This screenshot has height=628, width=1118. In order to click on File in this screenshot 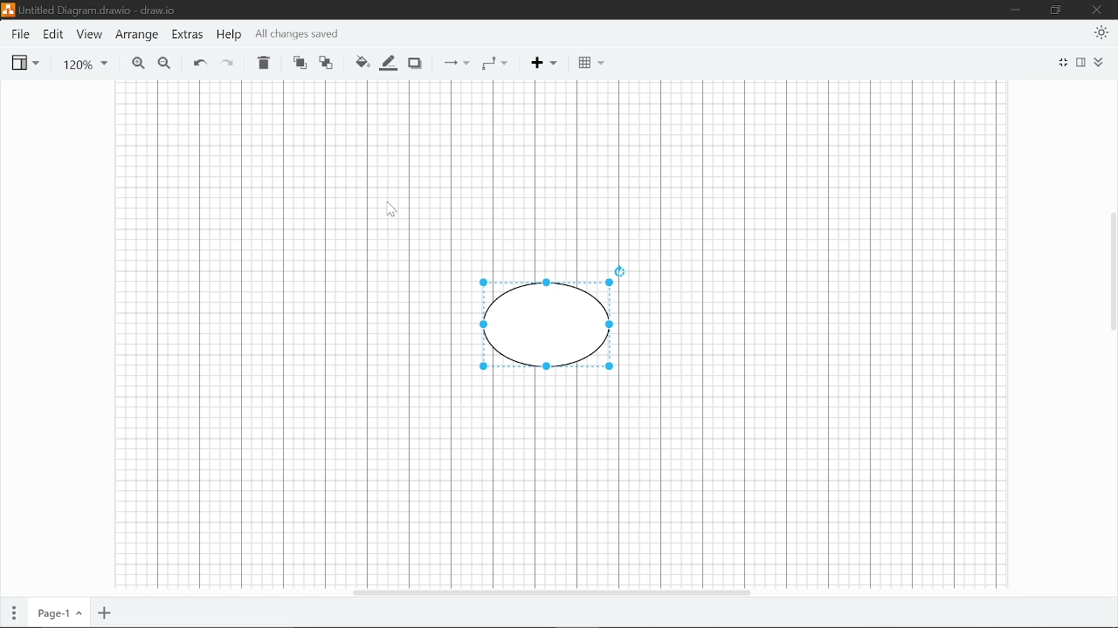, I will do `click(20, 34)`.